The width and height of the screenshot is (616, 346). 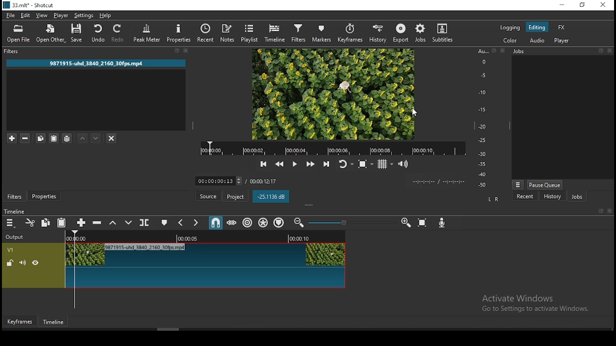 What do you see at coordinates (321, 33) in the screenshot?
I see `markers` at bounding box center [321, 33].